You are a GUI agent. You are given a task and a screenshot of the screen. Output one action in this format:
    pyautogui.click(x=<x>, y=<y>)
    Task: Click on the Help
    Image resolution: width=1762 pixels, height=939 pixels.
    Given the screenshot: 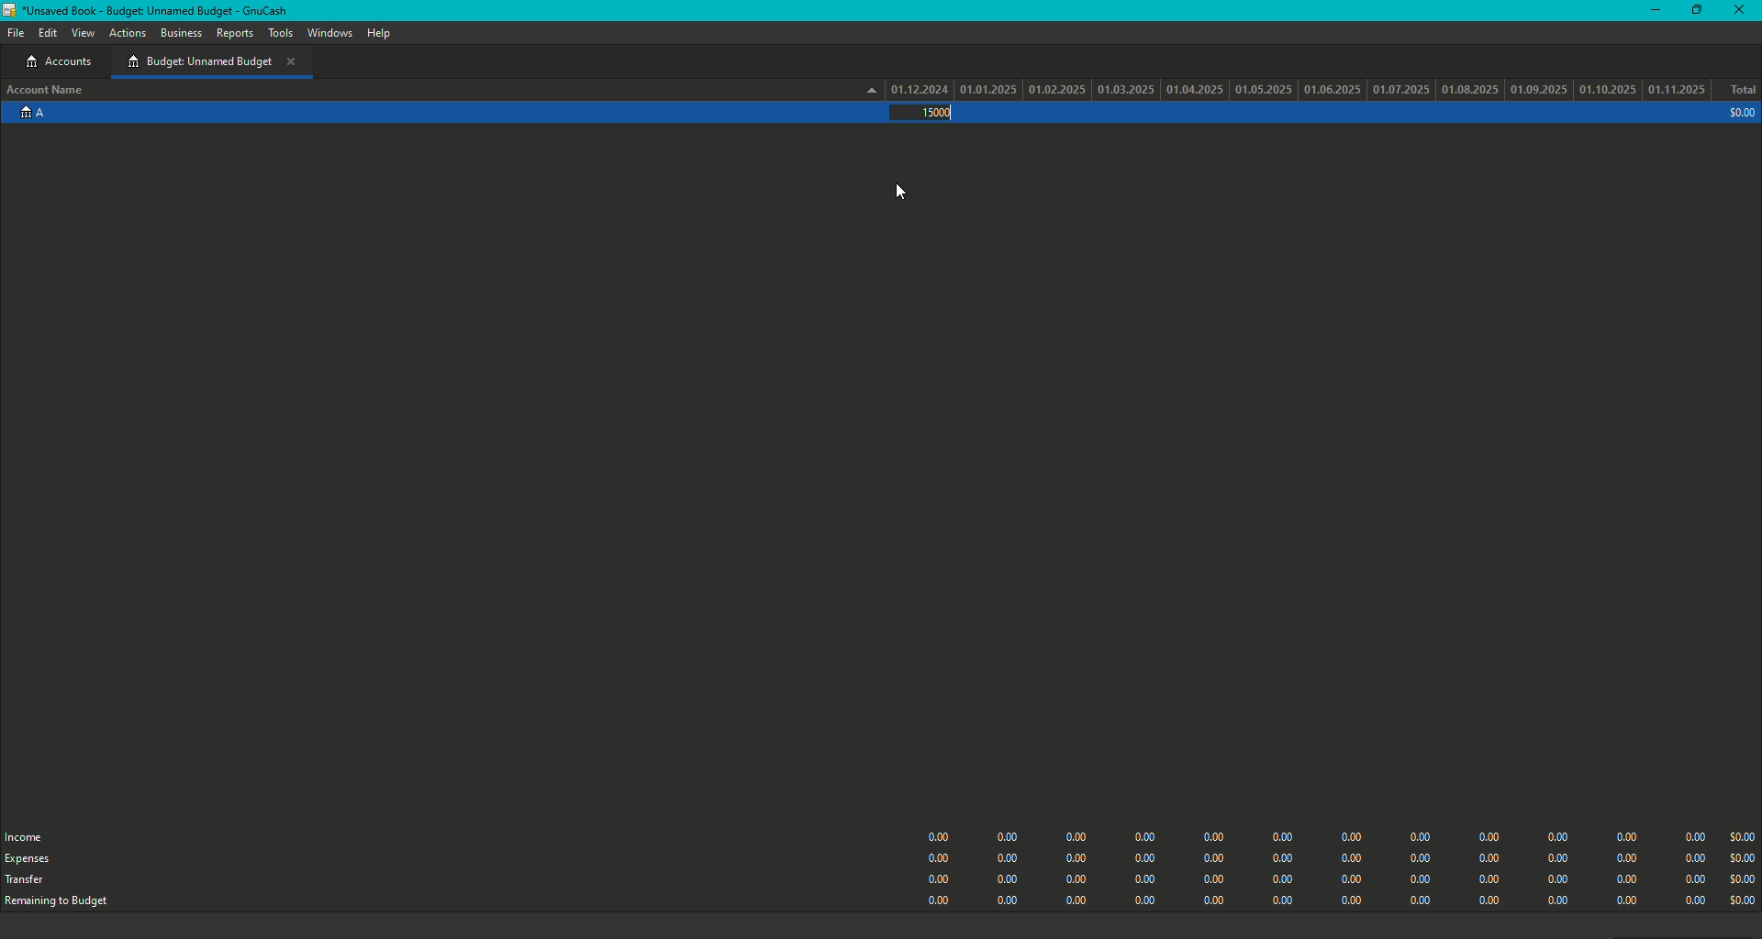 What is the action you would take?
    pyautogui.click(x=376, y=33)
    